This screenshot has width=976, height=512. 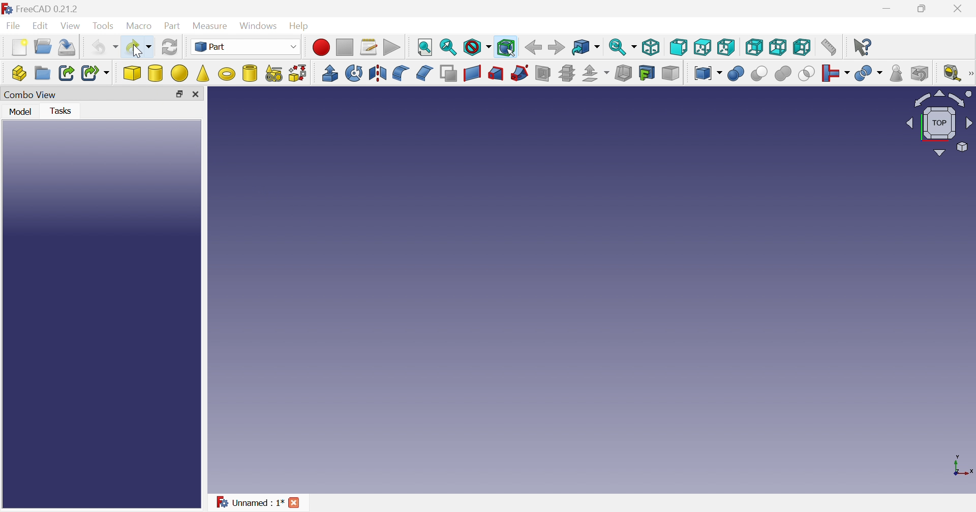 I want to click on Top, so click(x=703, y=48).